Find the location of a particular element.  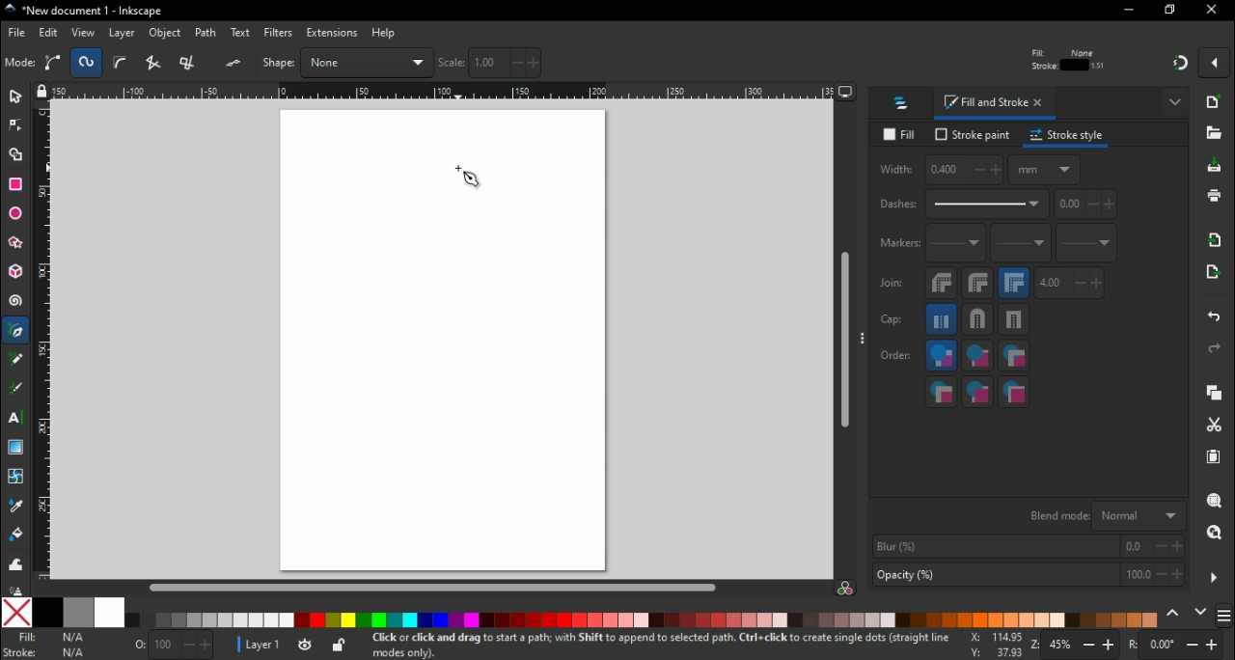

mouse pointer is located at coordinates (468, 175).